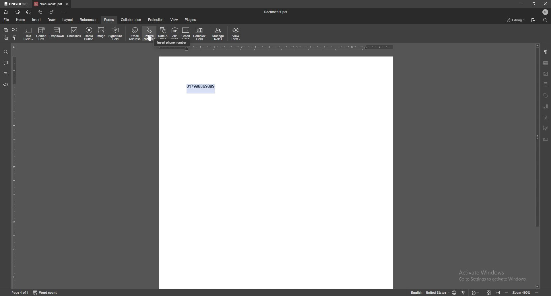 This screenshot has height=296, width=551. What do you see at coordinates (494, 276) in the screenshot?
I see `Activate Windows
Go to Settings to activate Windows.` at bounding box center [494, 276].